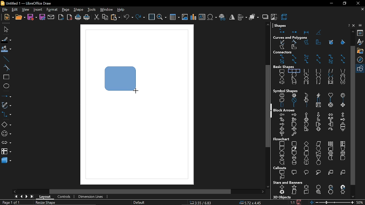  I want to click on curves and polygons, so click(291, 38).